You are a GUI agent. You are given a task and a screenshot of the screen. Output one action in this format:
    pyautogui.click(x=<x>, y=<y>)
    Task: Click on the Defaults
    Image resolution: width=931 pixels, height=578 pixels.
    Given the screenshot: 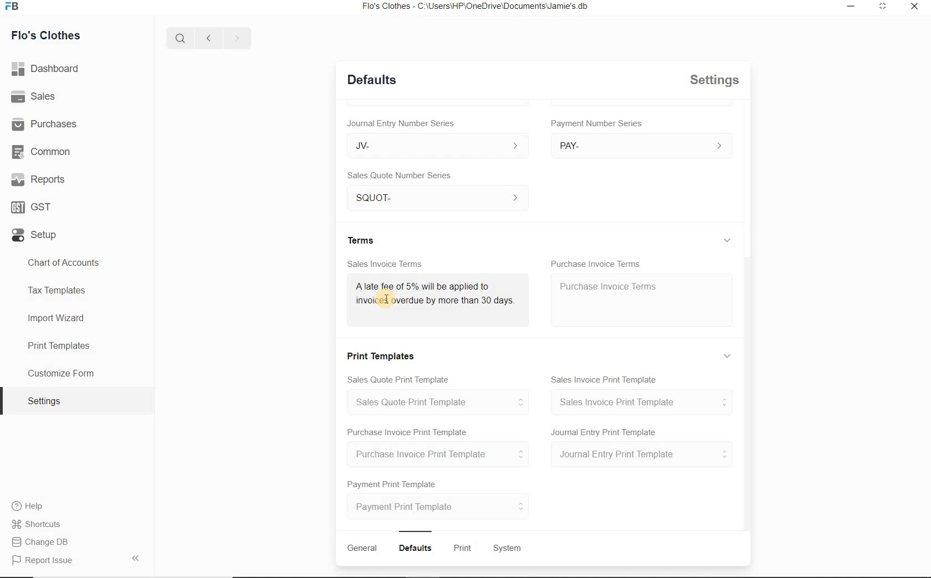 What is the action you would take?
    pyautogui.click(x=417, y=548)
    